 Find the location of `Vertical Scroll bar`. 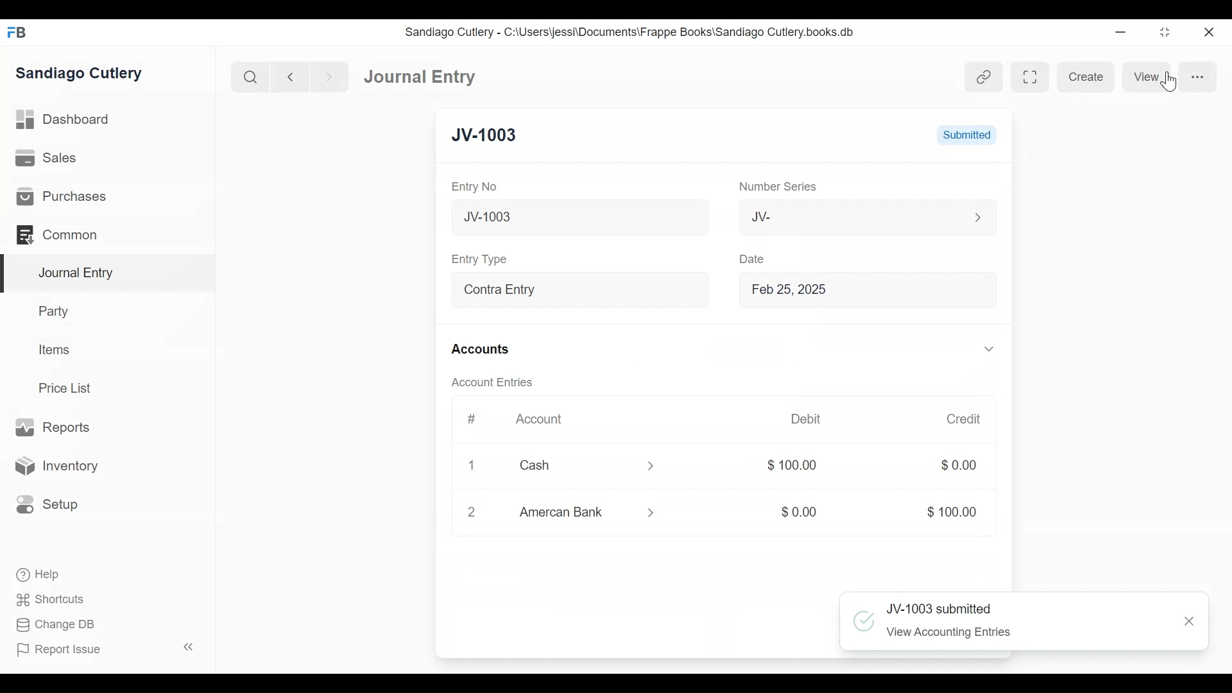

Vertical Scroll bar is located at coordinates (1011, 367).